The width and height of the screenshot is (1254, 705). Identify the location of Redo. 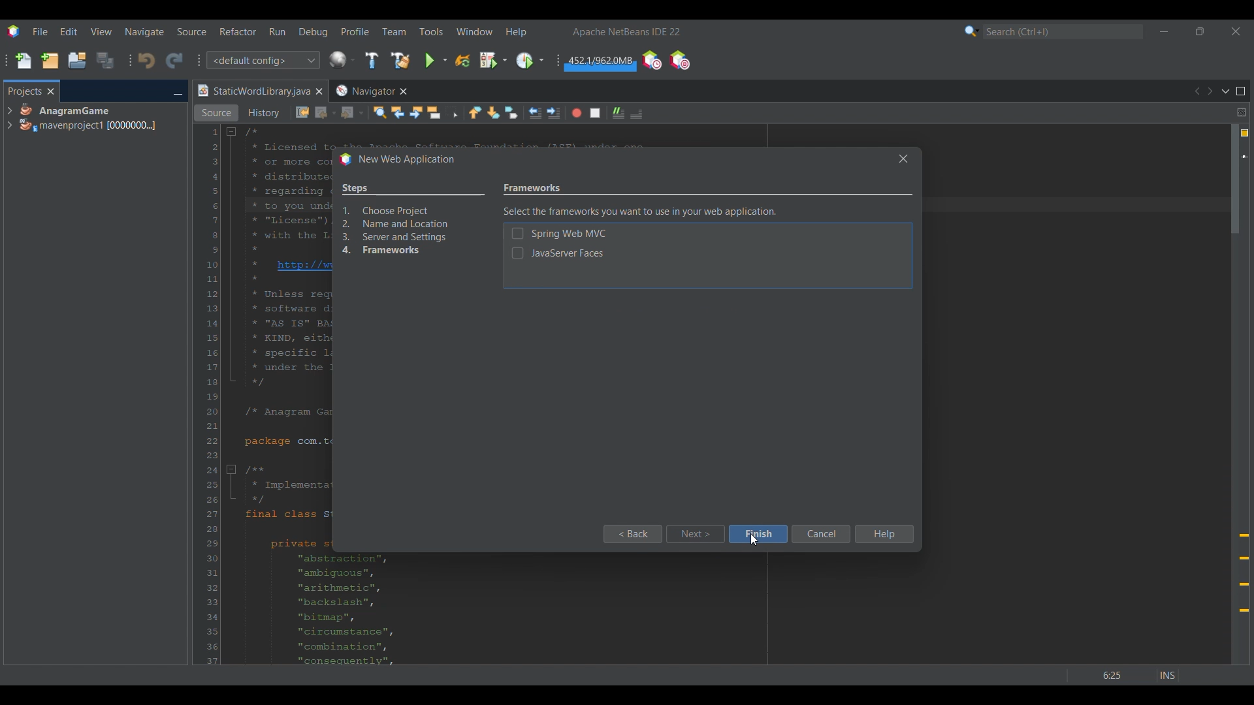
(174, 60).